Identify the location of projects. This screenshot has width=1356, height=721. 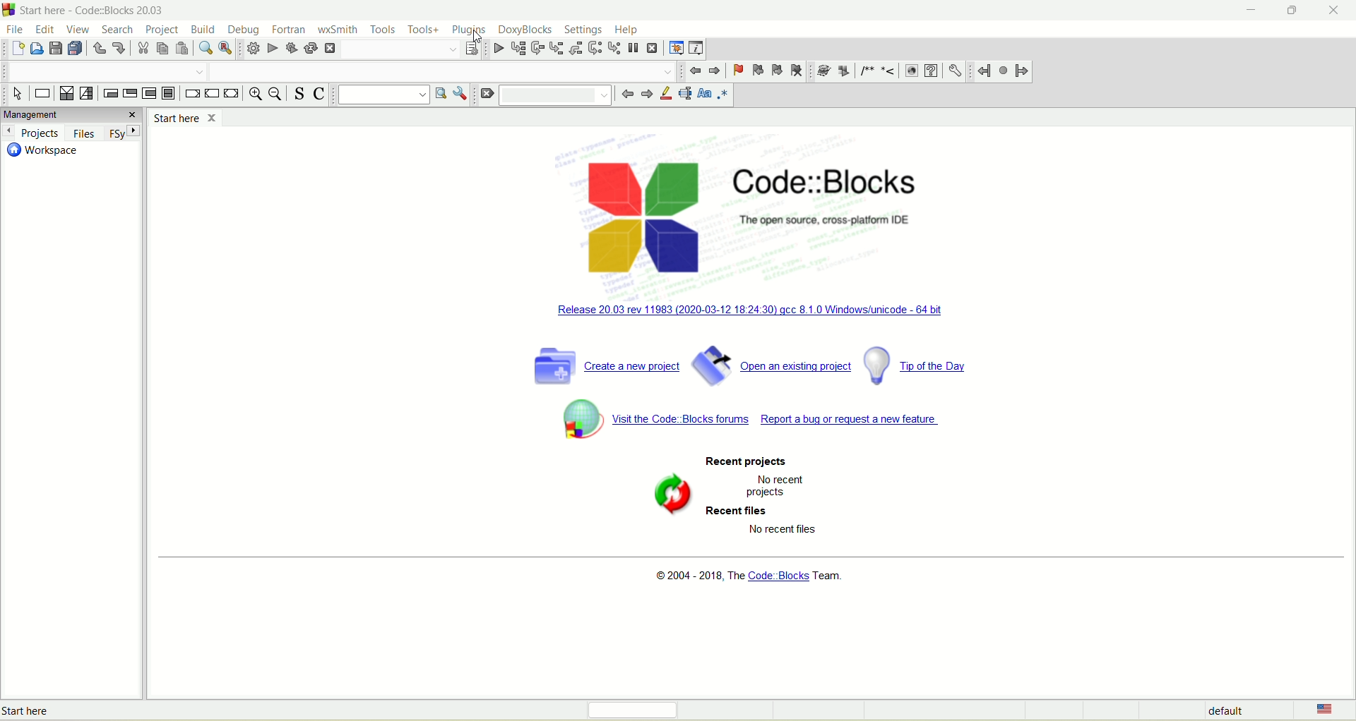
(31, 132).